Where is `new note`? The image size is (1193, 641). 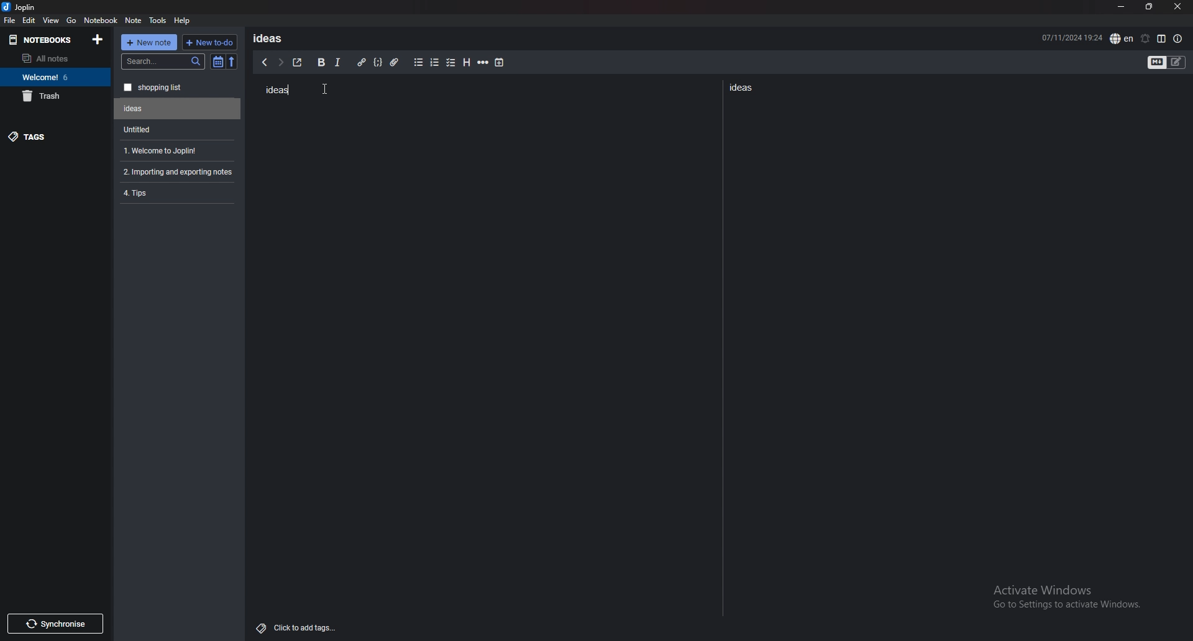 new note is located at coordinates (149, 42).